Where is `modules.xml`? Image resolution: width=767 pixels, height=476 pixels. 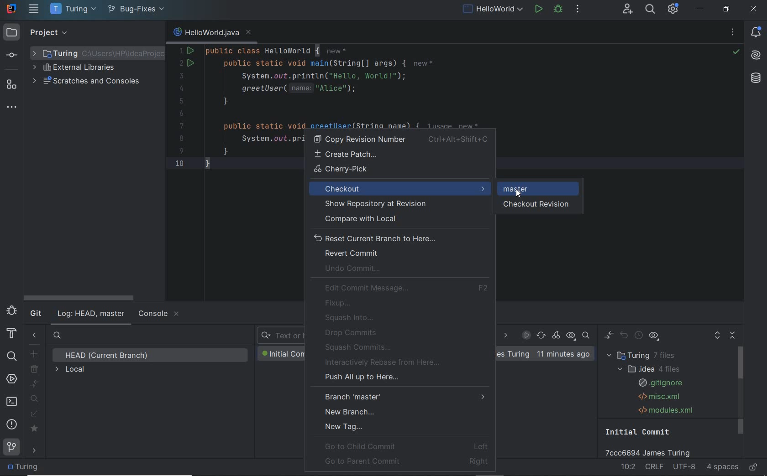
modules.xml is located at coordinates (667, 410).